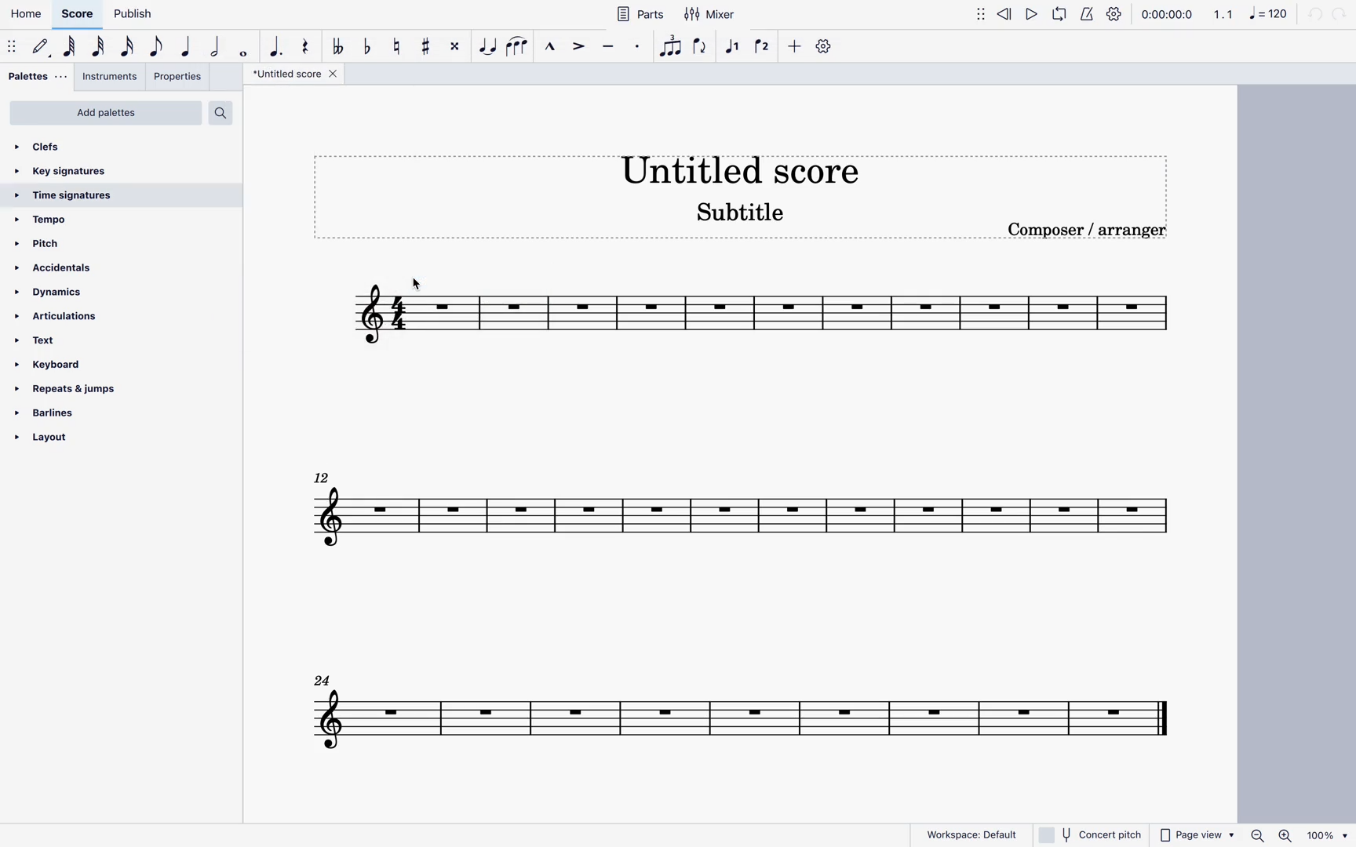 The height and width of the screenshot is (847, 1356). What do you see at coordinates (1267, 15) in the screenshot?
I see `note 120` at bounding box center [1267, 15].